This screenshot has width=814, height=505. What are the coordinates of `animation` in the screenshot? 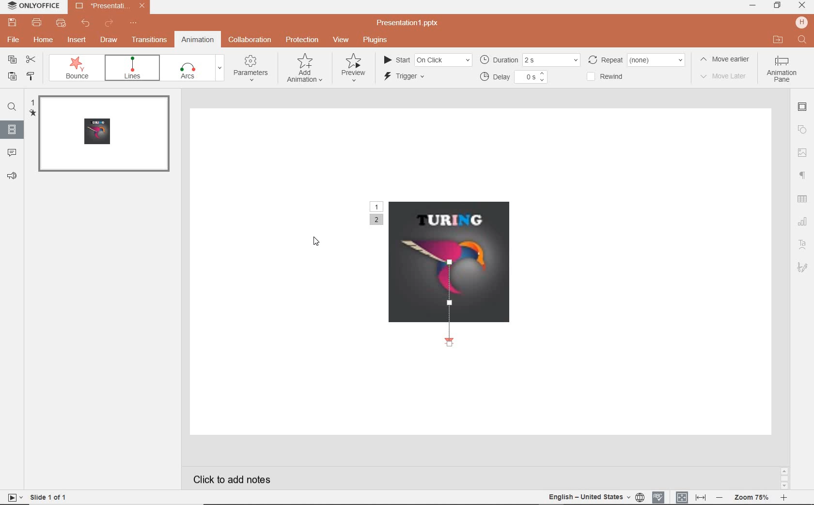 It's located at (197, 41).